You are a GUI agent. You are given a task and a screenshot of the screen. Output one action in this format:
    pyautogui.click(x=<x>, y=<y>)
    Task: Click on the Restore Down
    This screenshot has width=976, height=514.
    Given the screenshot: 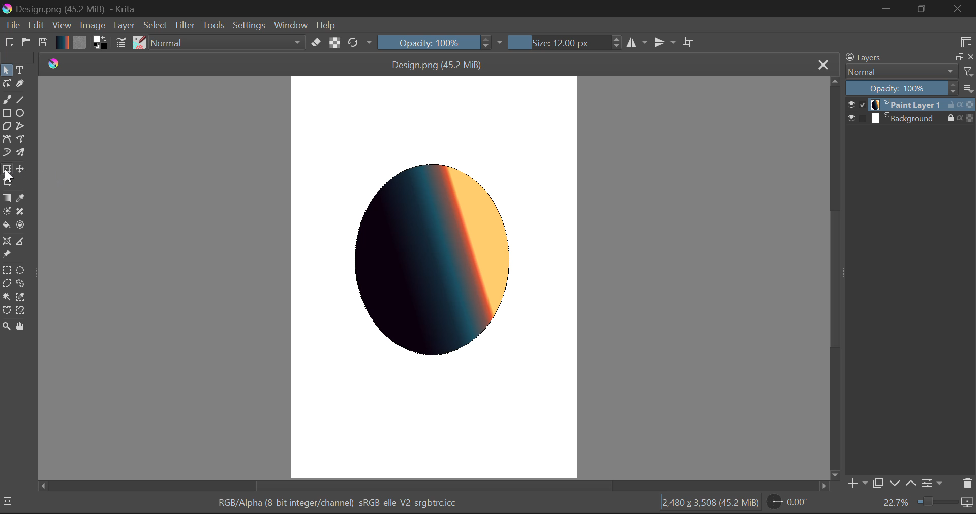 What is the action you would take?
    pyautogui.click(x=885, y=9)
    